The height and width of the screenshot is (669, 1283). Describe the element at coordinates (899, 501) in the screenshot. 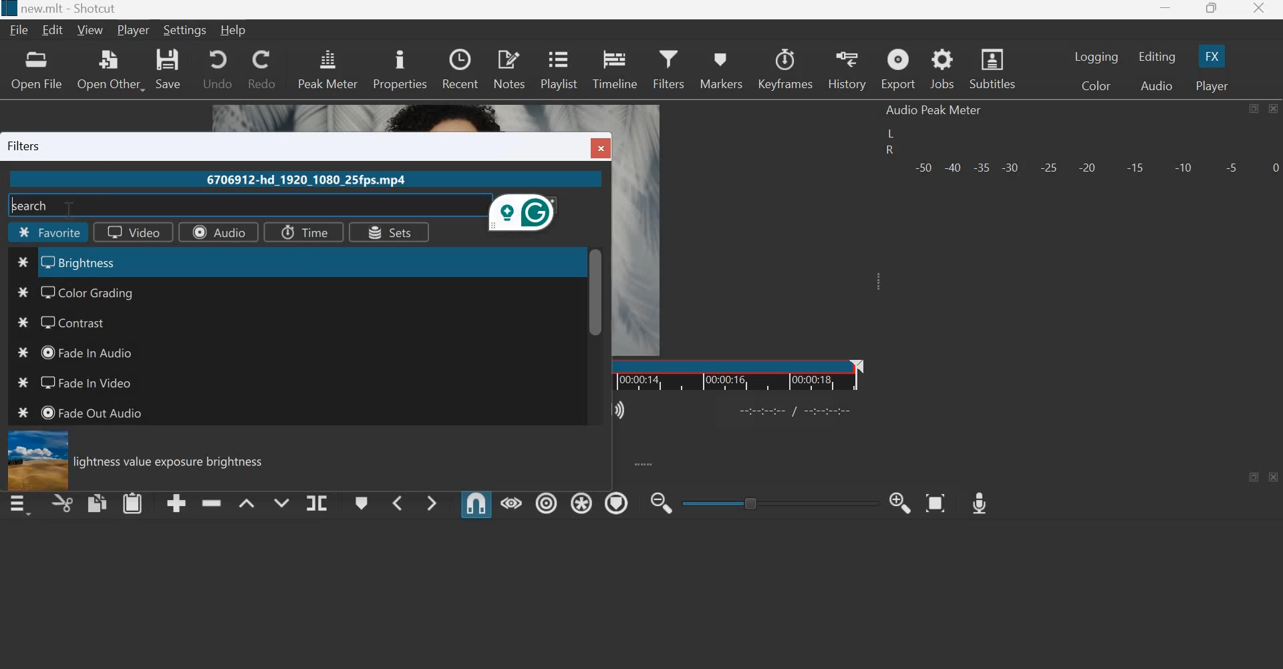

I see ` Zoom Timeline in` at that location.